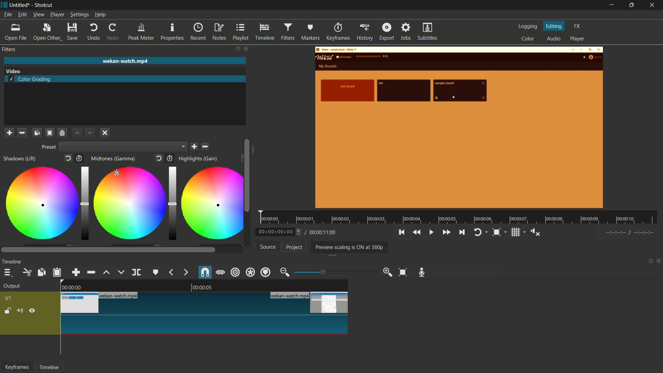 This screenshot has width=663, height=373. I want to click on snap, so click(204, 272).